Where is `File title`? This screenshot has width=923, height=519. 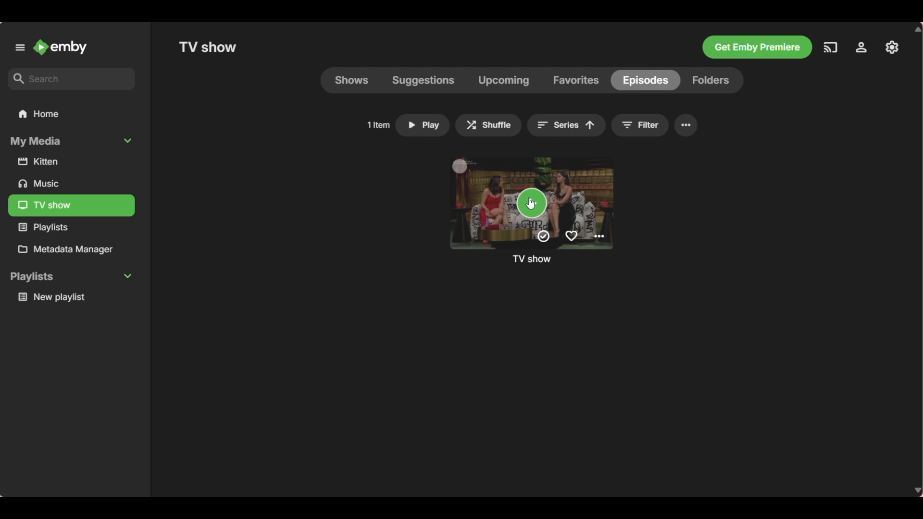 File title is located at coordinates (532, 259).